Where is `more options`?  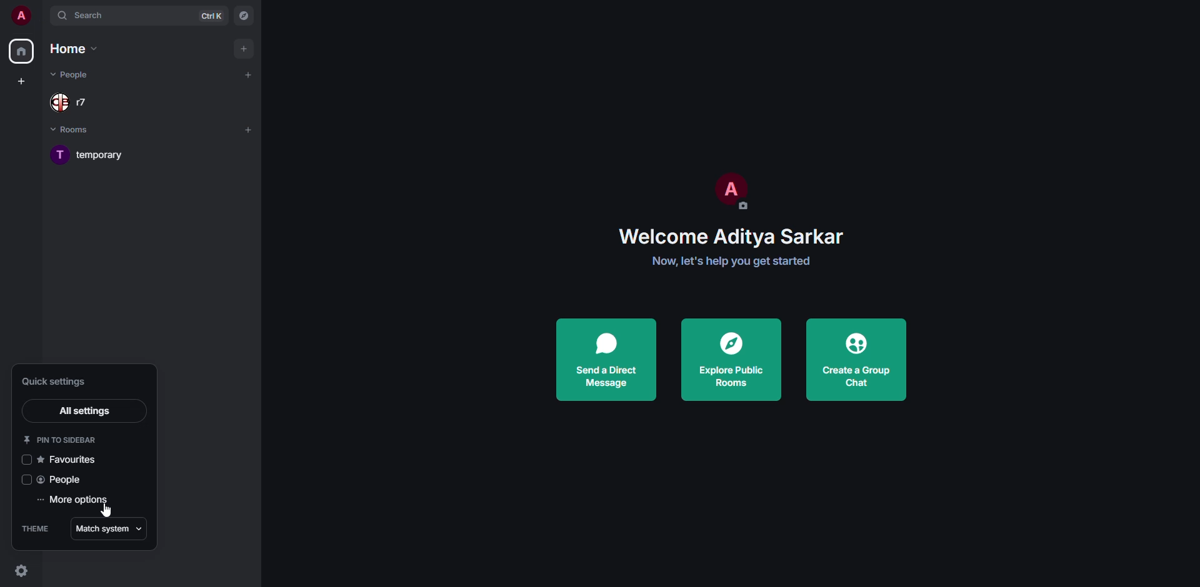
more options is located at coordinates (74, 501).